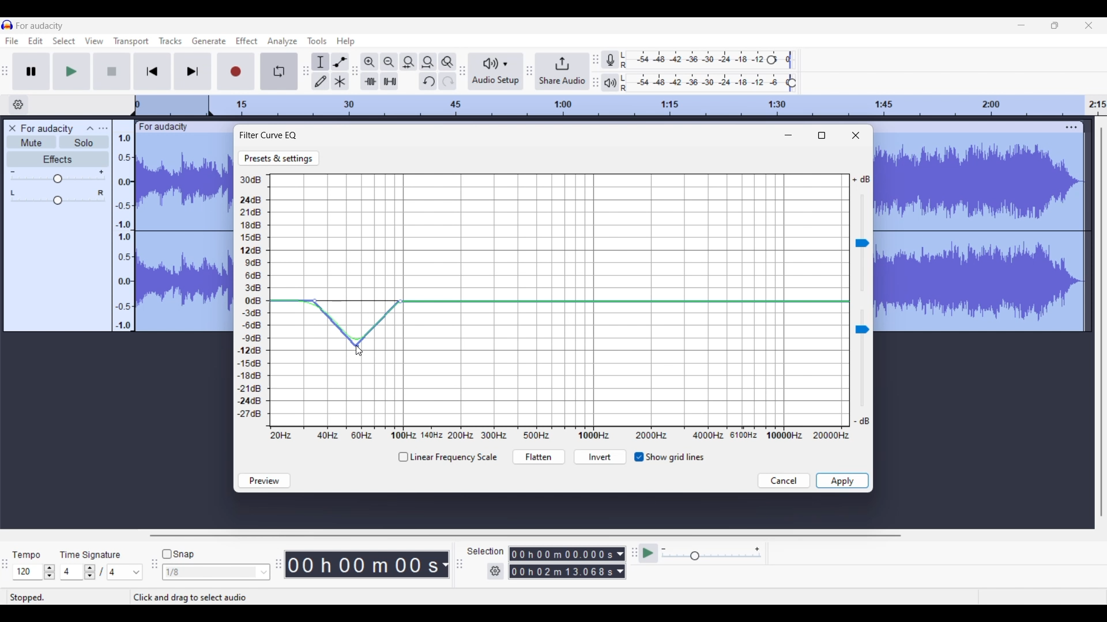 The width and height of the screenshot is (1107, 622). I want to click on Preview sound, so click(264, 481).